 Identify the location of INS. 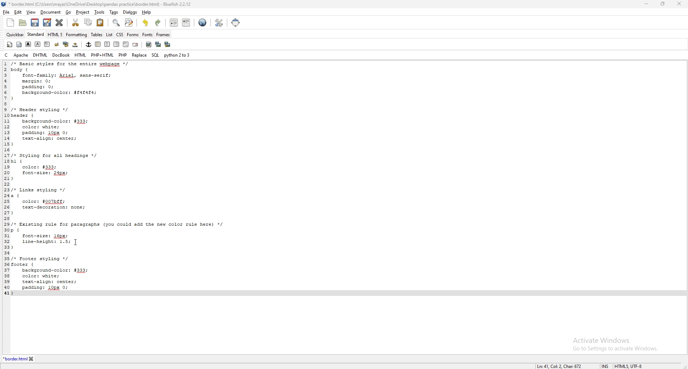
(604, 364).